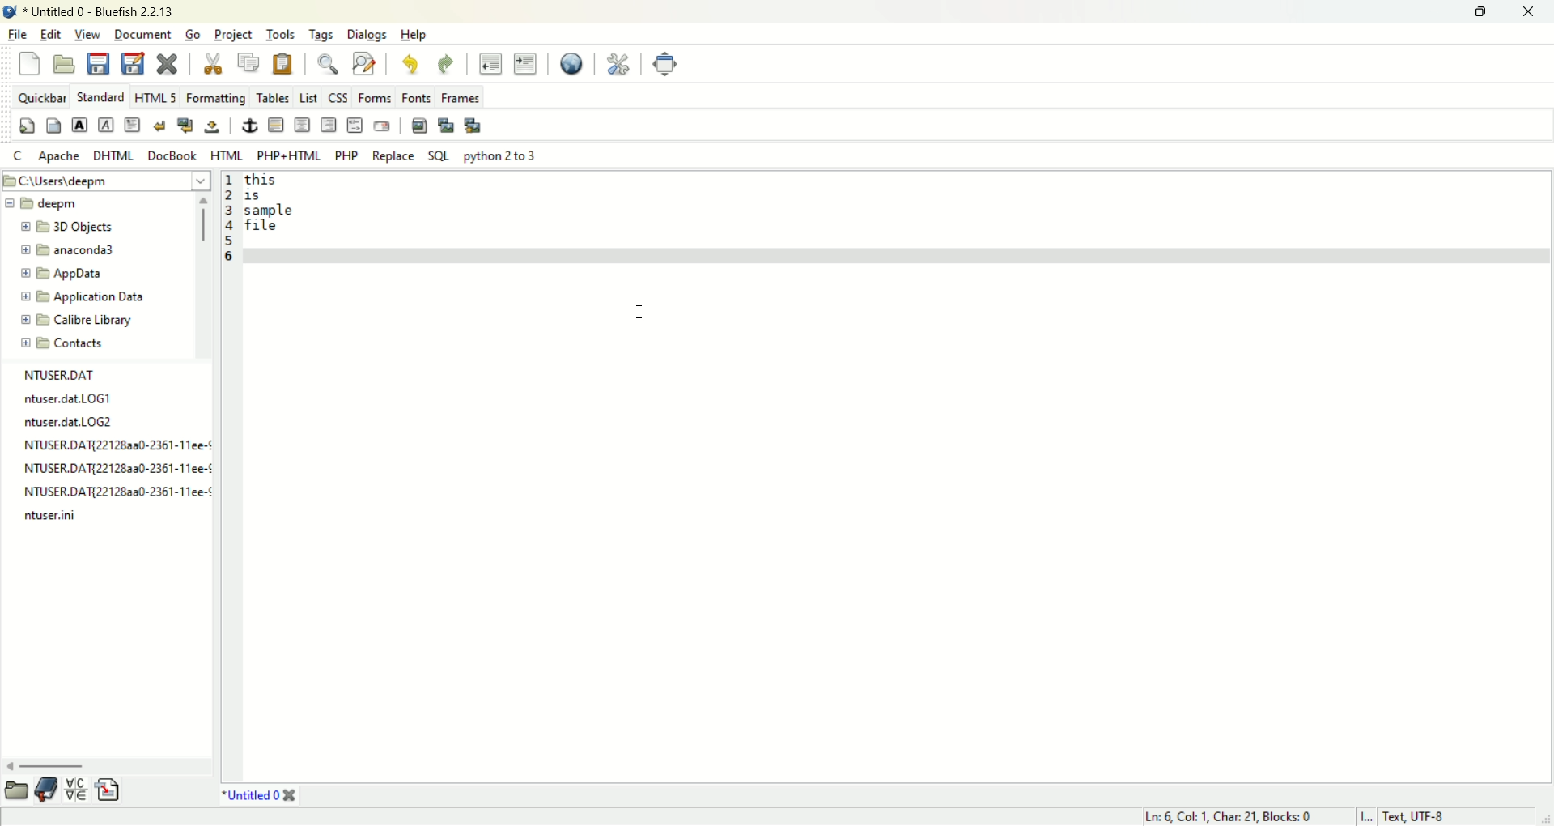 This screenshot has height=826, width=1554. What do you see at coordinates (29, 62) in the screenshot?
I see `new` at bounding box center [29, 62].